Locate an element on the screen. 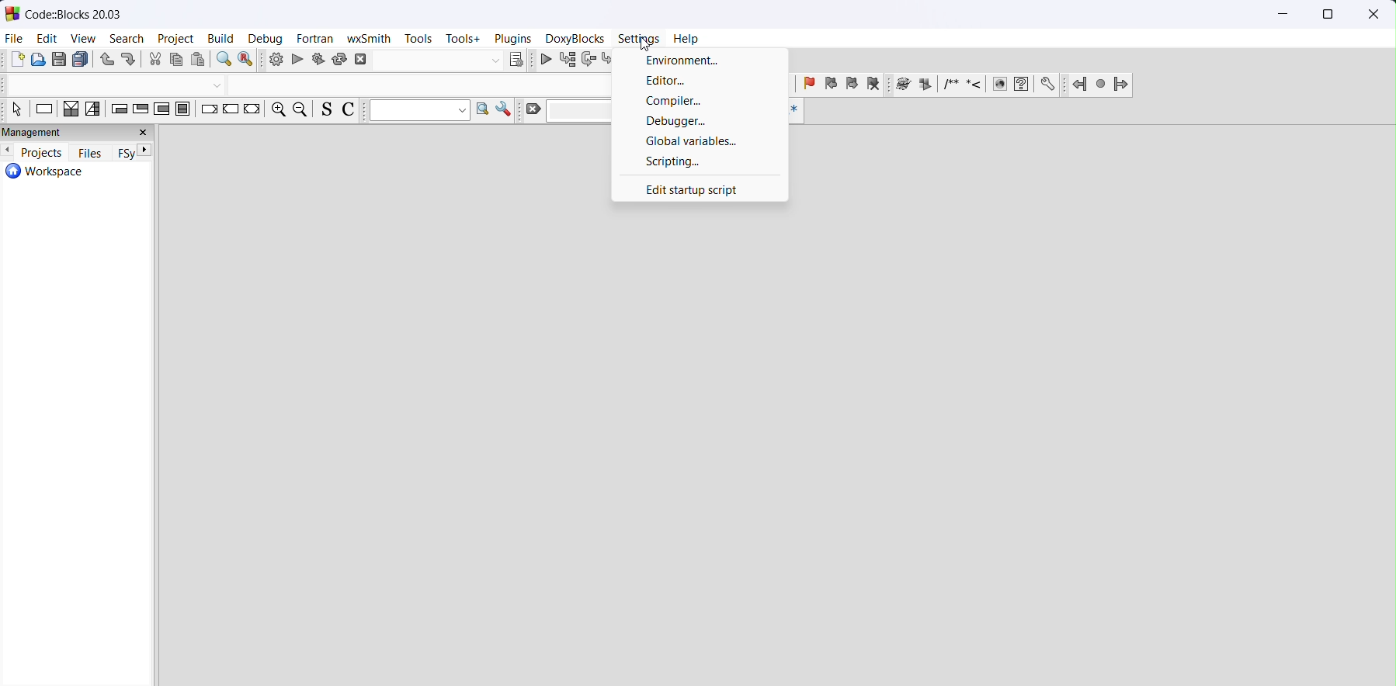 The width and height of the screenshot is (1396, 686). cut is located at coordinates (155, 60).